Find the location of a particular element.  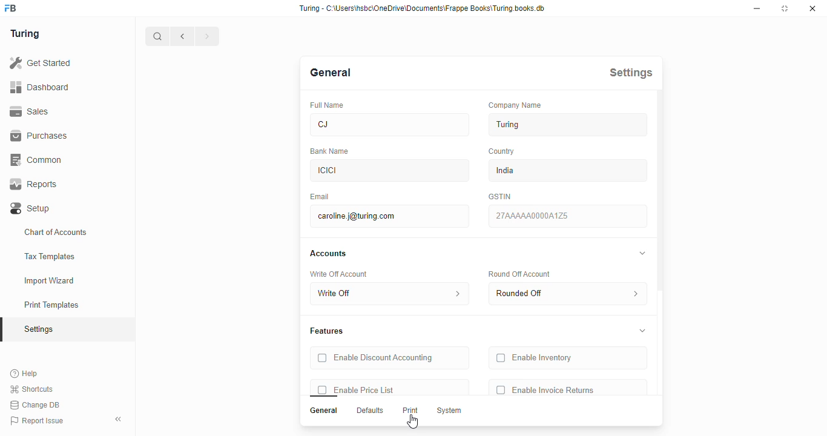

Print is located at coordinates (410, 410).